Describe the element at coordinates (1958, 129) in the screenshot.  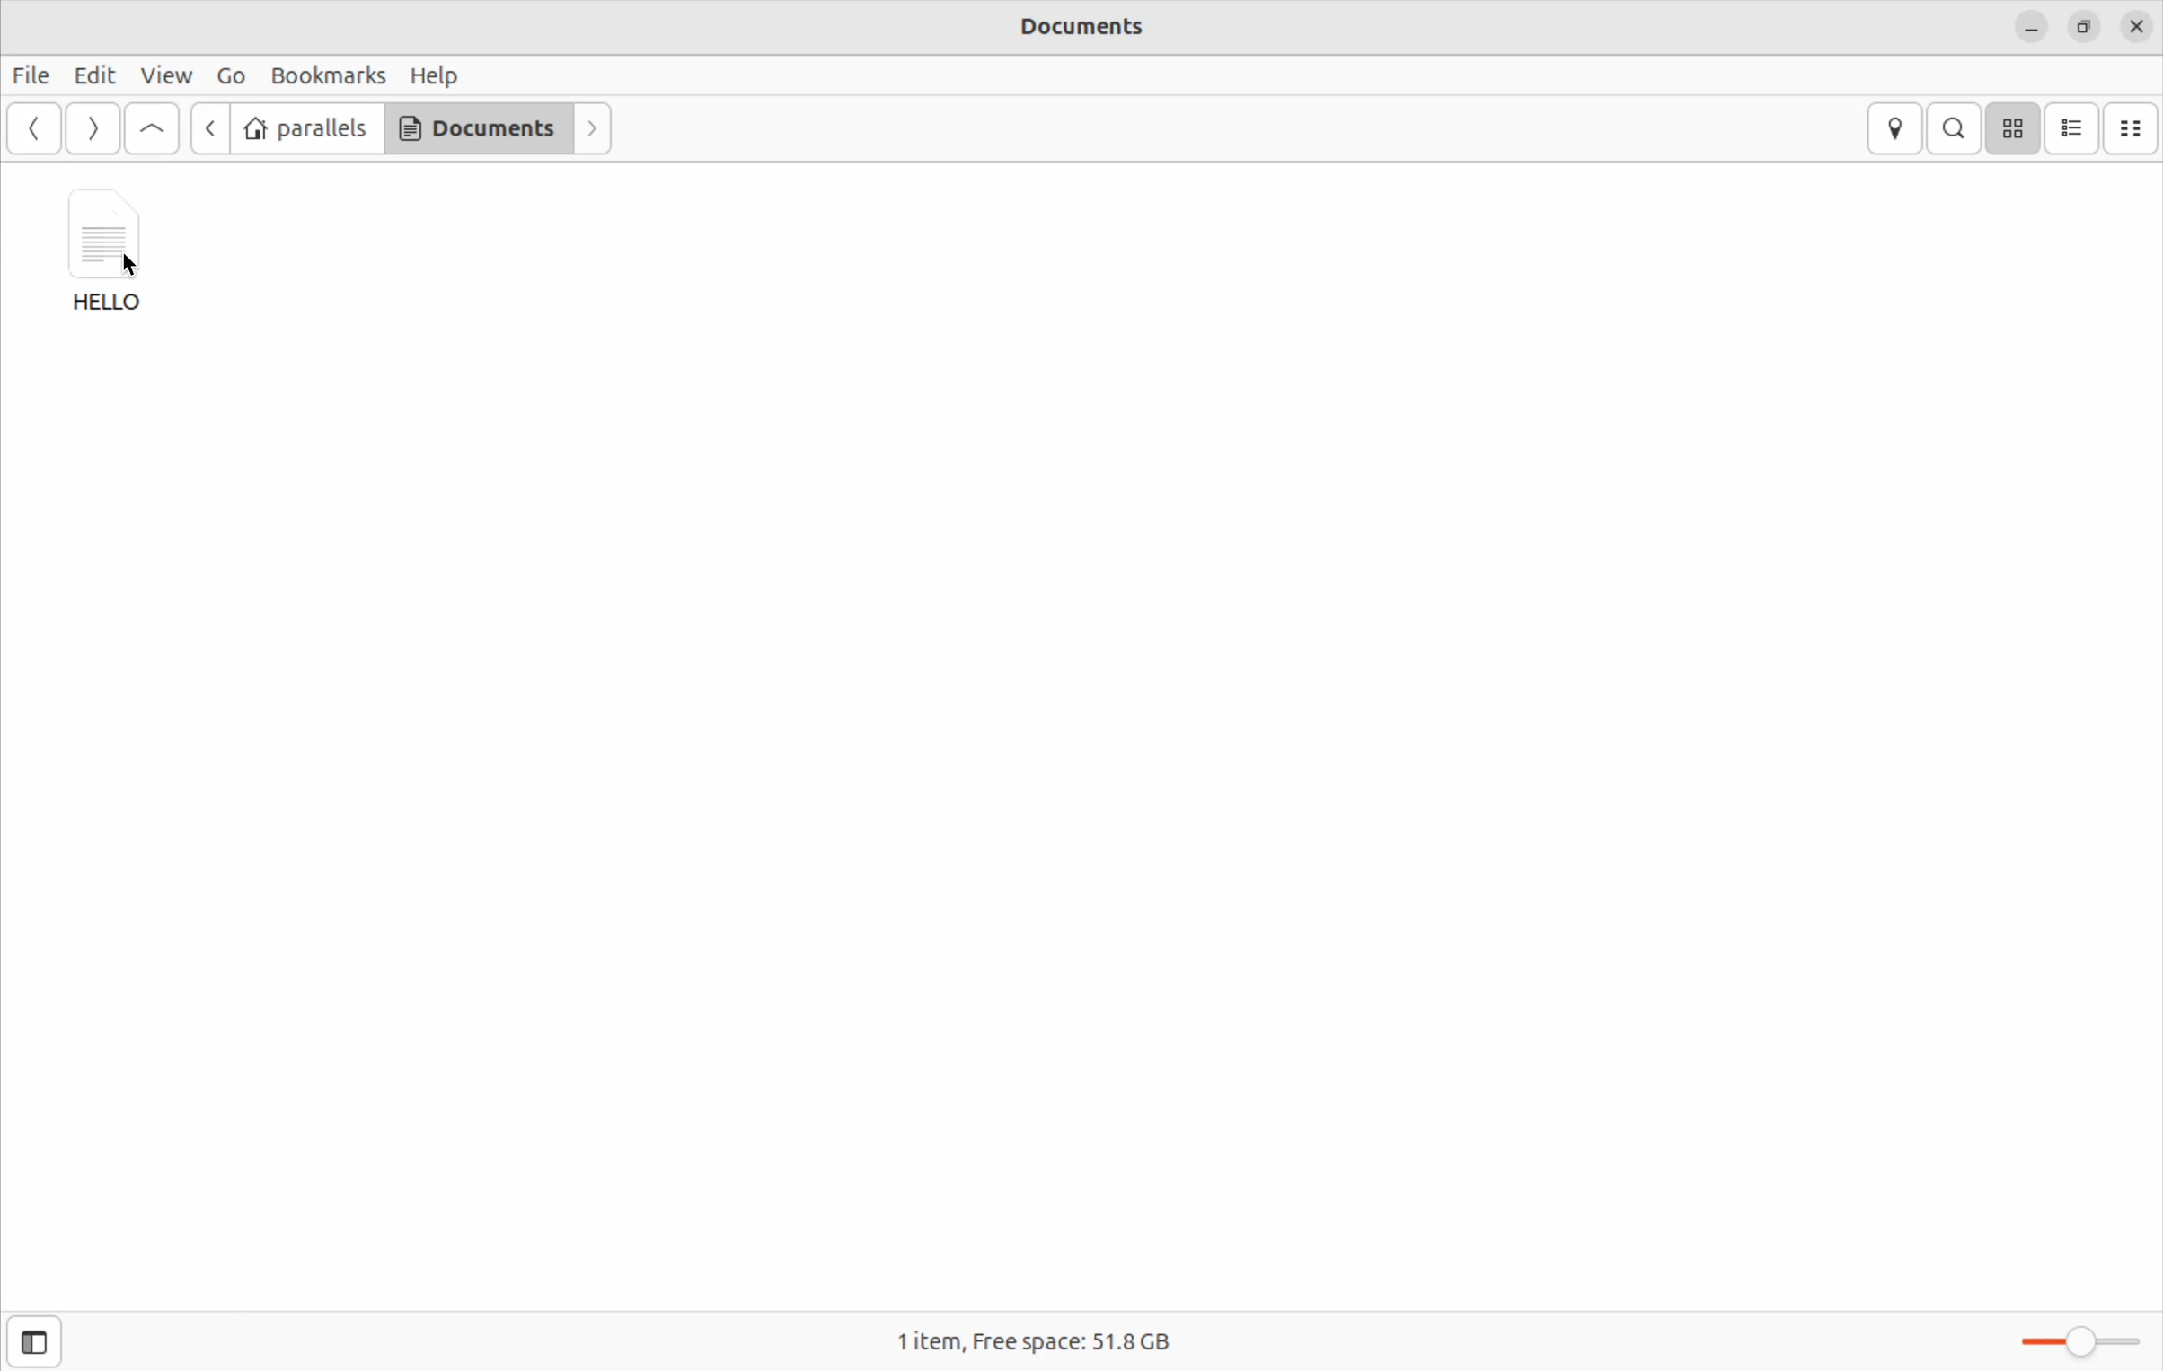
I see `Search` at that location.